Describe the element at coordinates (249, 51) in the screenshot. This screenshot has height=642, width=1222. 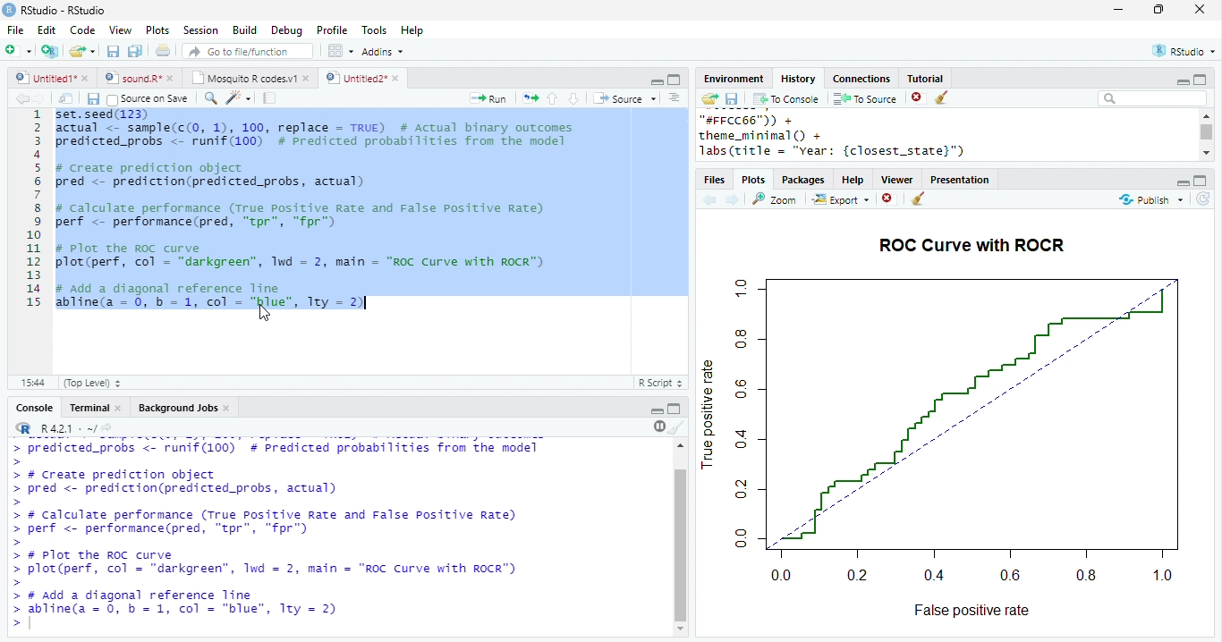
I see `search file` at that location.